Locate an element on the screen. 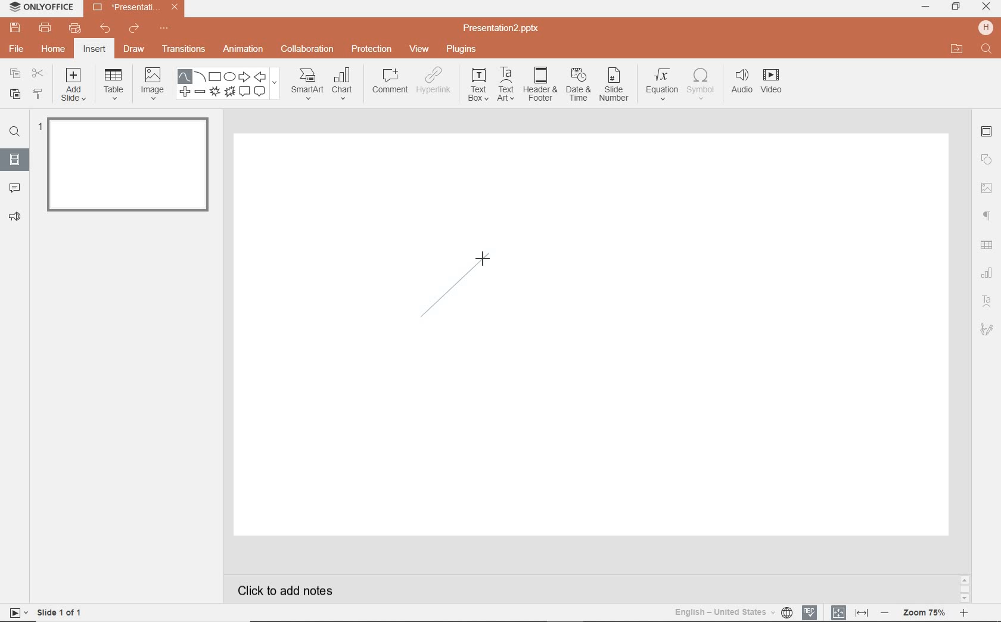 This screenshot has height=622, width=1001. CHART is located at coordinates (345, 85).